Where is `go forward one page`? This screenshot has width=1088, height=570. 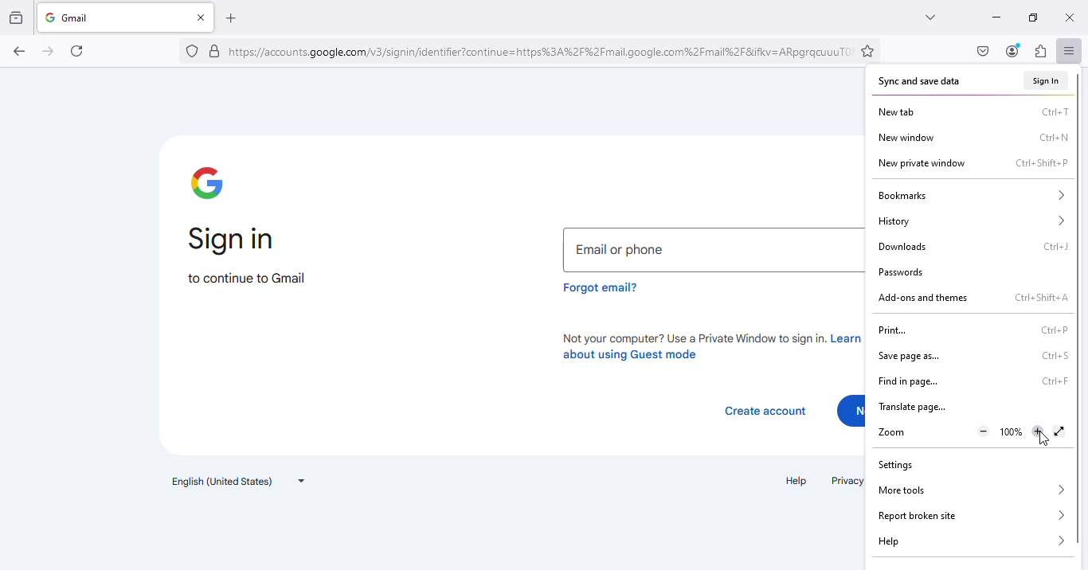
go forward one page is located at coordinates (49, 52).